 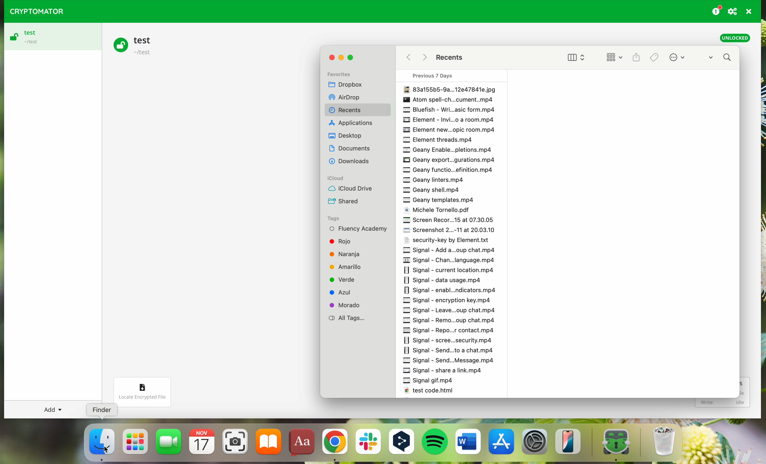 I want to click on Shared, so click(x=345, y=202).